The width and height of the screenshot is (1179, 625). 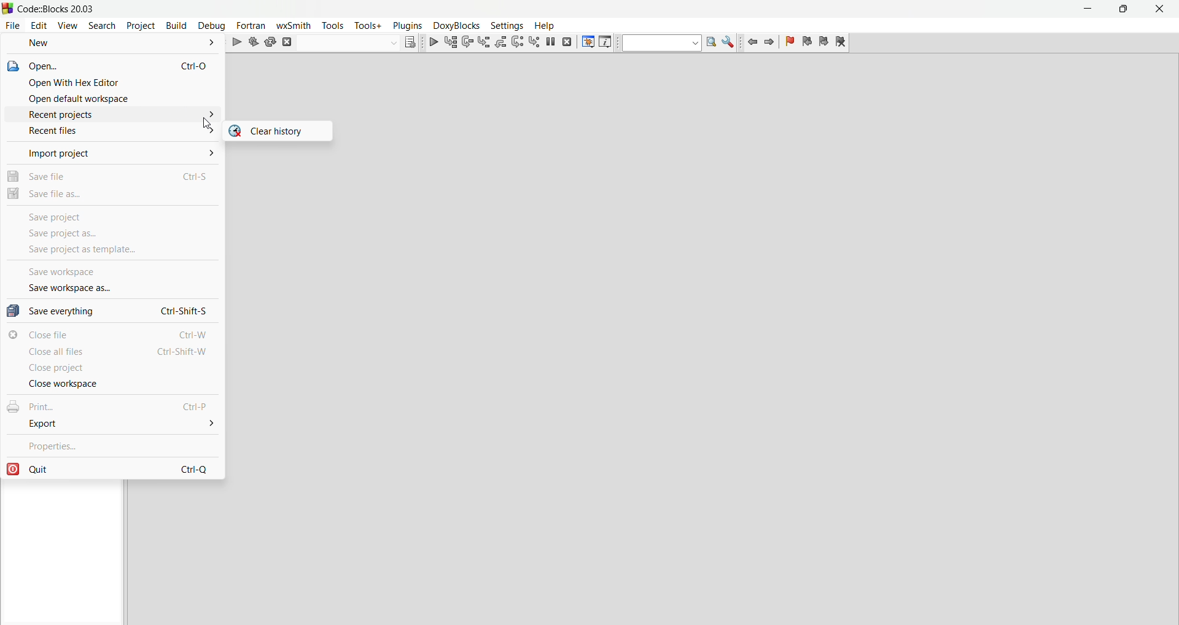 What do you see at coordinates (113, 214) in the screenshot?
I see `save project` at bounding box center [113, 214].